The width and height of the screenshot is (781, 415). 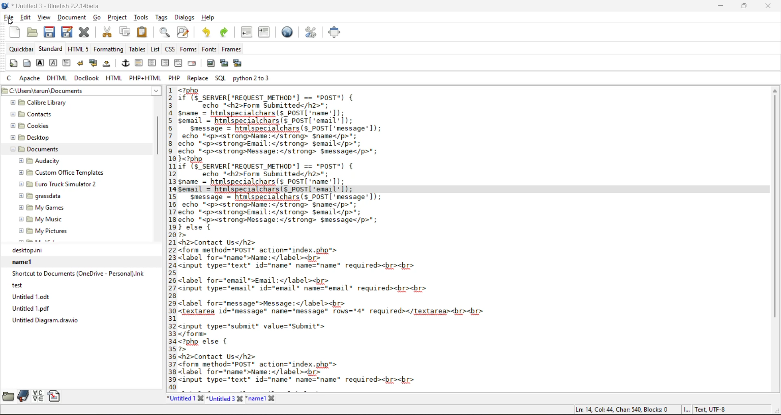 I want to click on view, so click(x=44, y=18).